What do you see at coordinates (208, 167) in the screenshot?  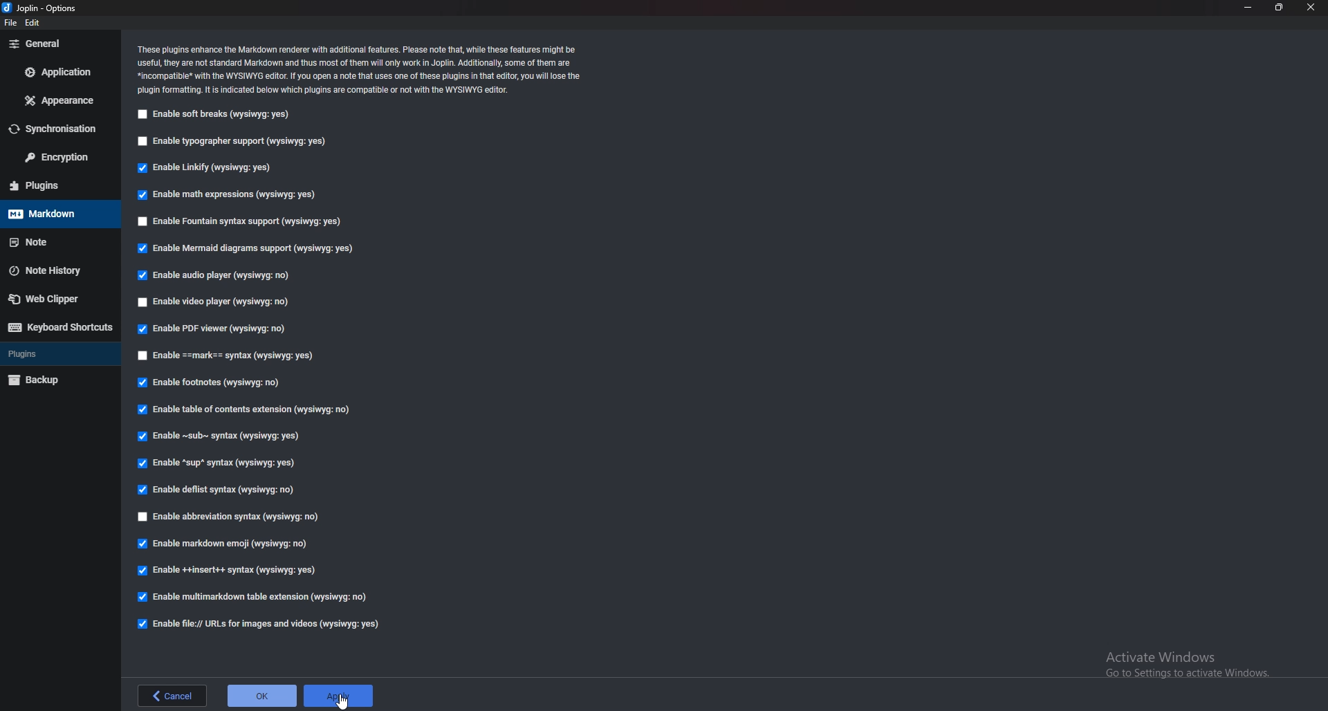 I see `Enable linkify` at bounding box center [208, 167].